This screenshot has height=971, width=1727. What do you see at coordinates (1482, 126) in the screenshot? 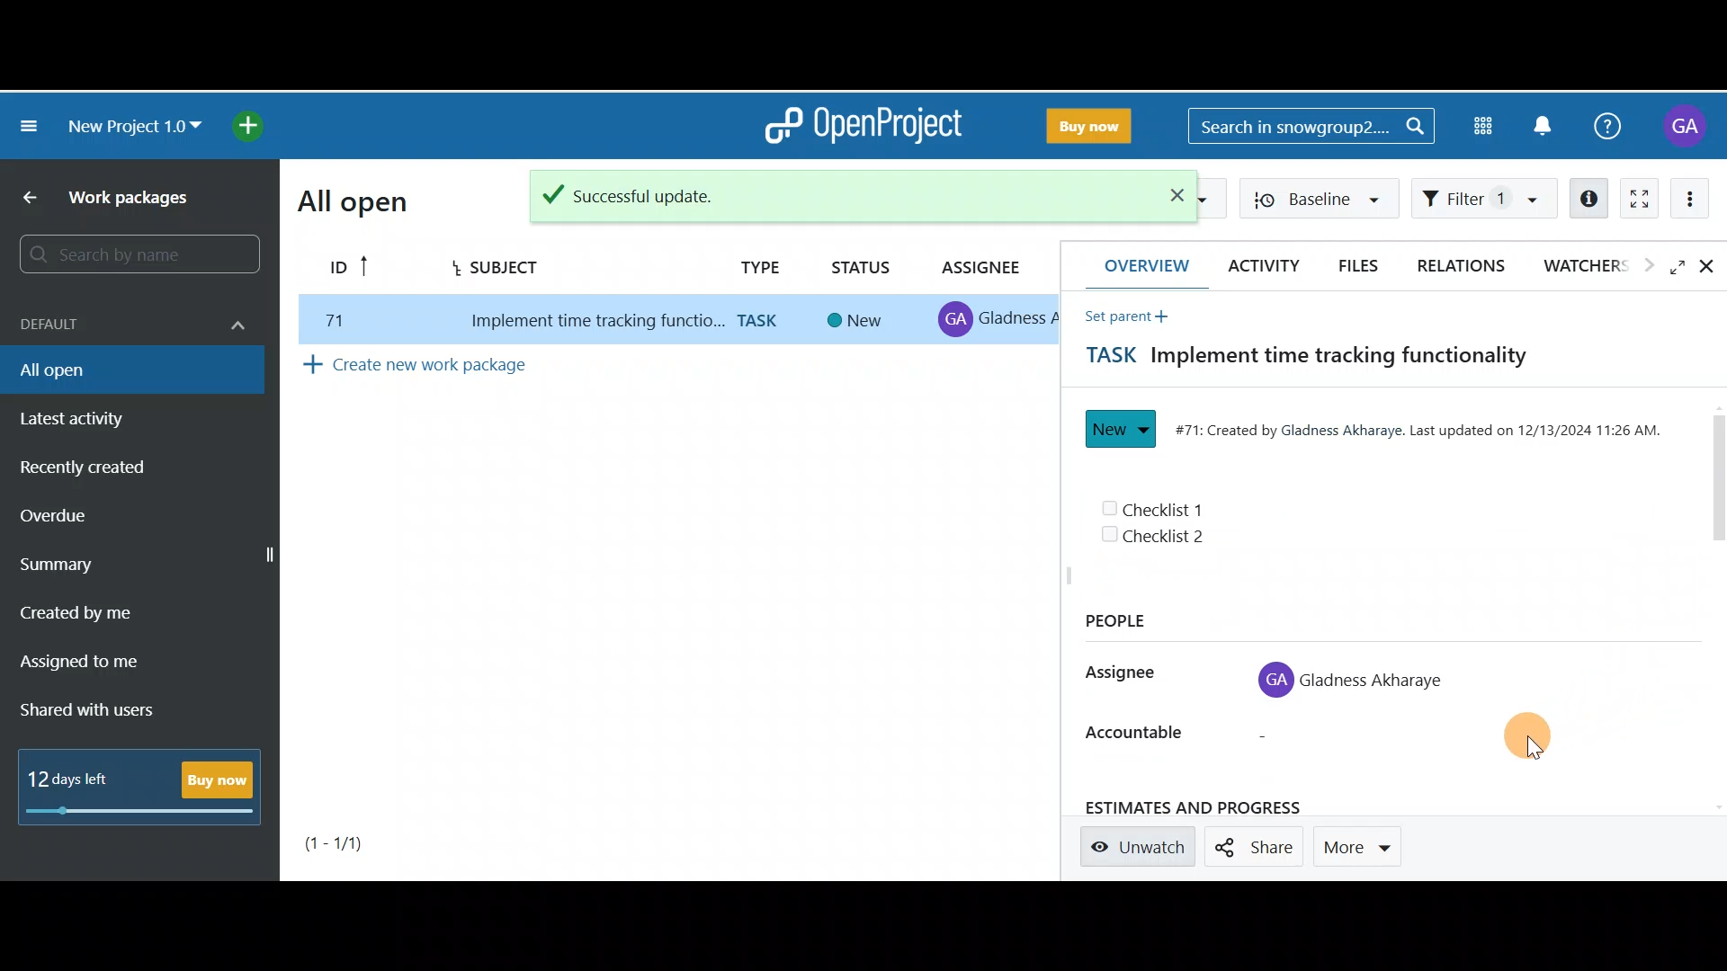
I see `Modules` at bounding box center [1482, 126].